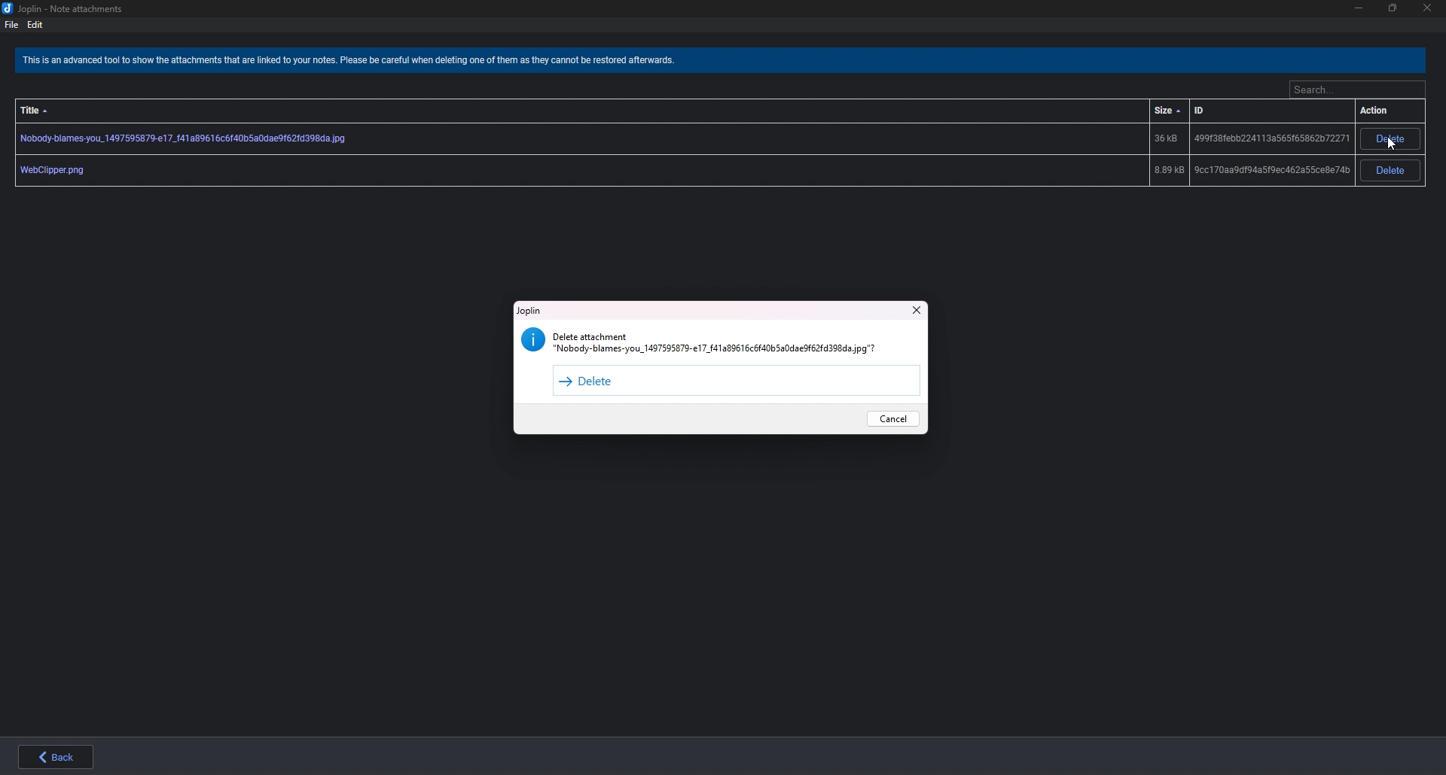  Describe the element at coordinates (682, 138) in the screenshot. I see `Attachment` at that location.